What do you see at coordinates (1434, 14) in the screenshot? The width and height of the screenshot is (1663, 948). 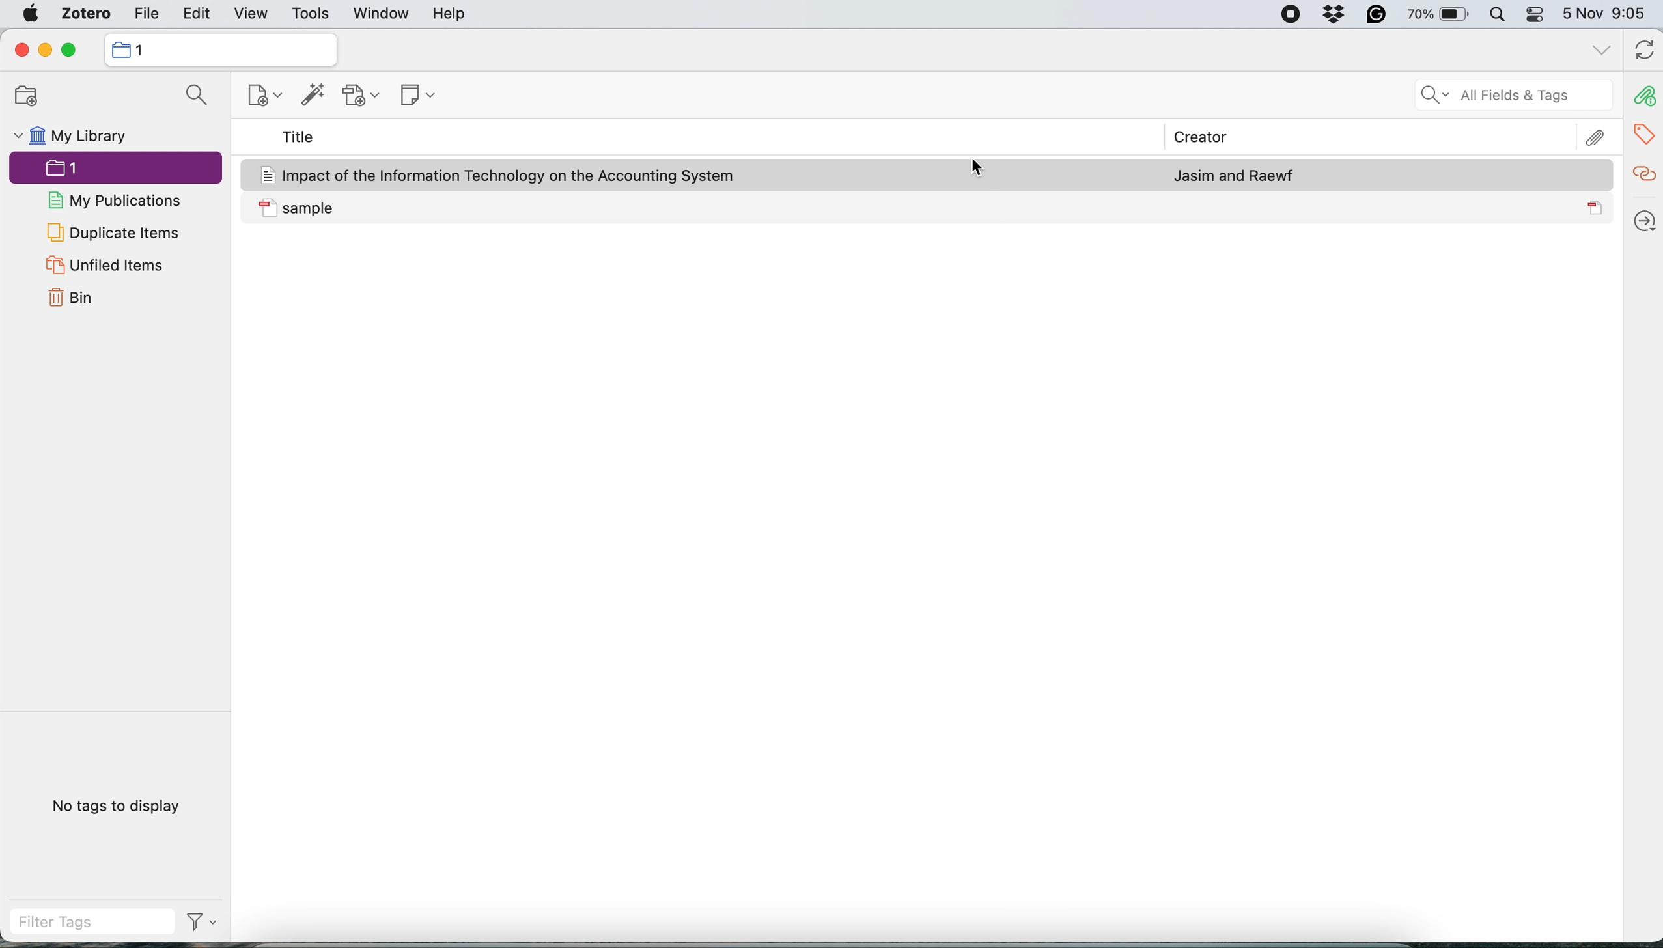 I see `battery` at bounding box center [1434, 14].